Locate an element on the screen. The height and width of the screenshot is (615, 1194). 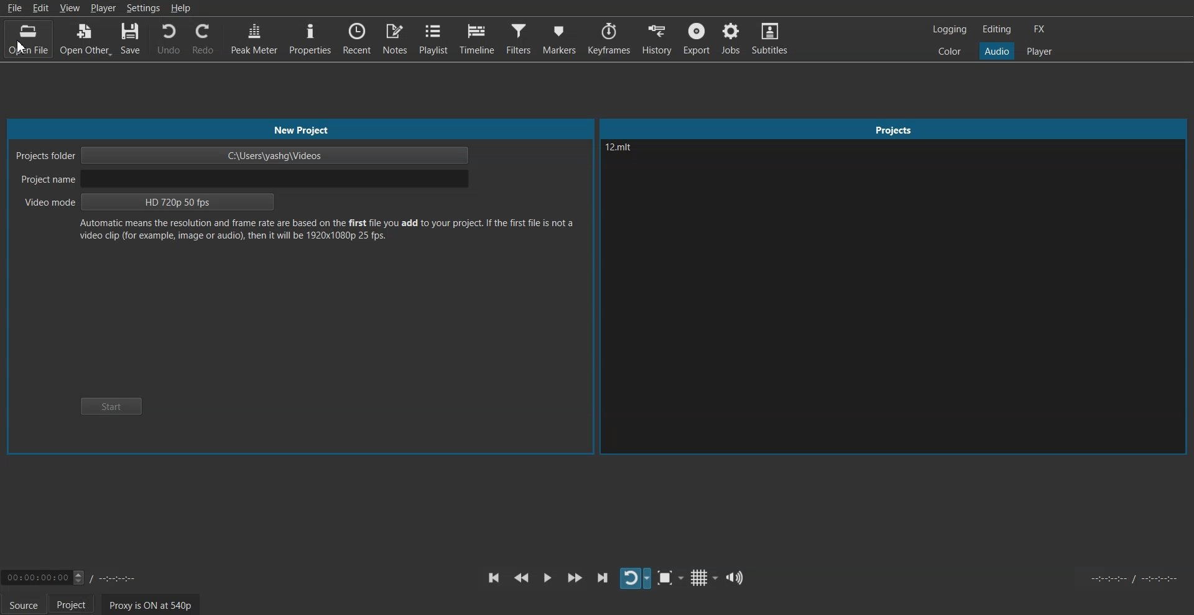
Player is located at coordinates (1039, 52).